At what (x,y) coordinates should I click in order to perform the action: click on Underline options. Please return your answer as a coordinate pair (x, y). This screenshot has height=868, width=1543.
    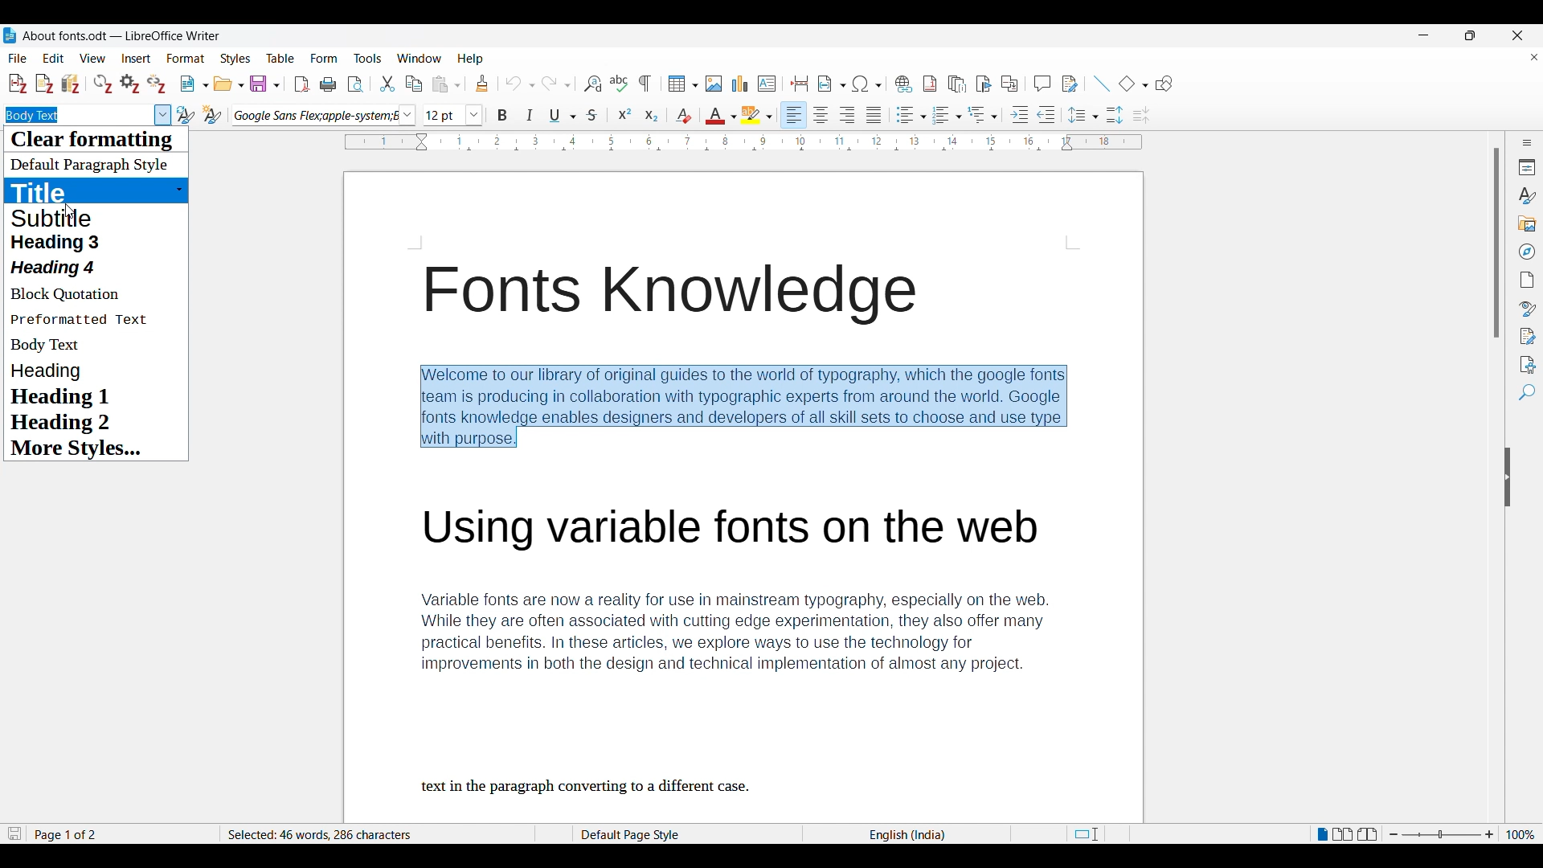
    Looking at the image, I should click on (563, 116).